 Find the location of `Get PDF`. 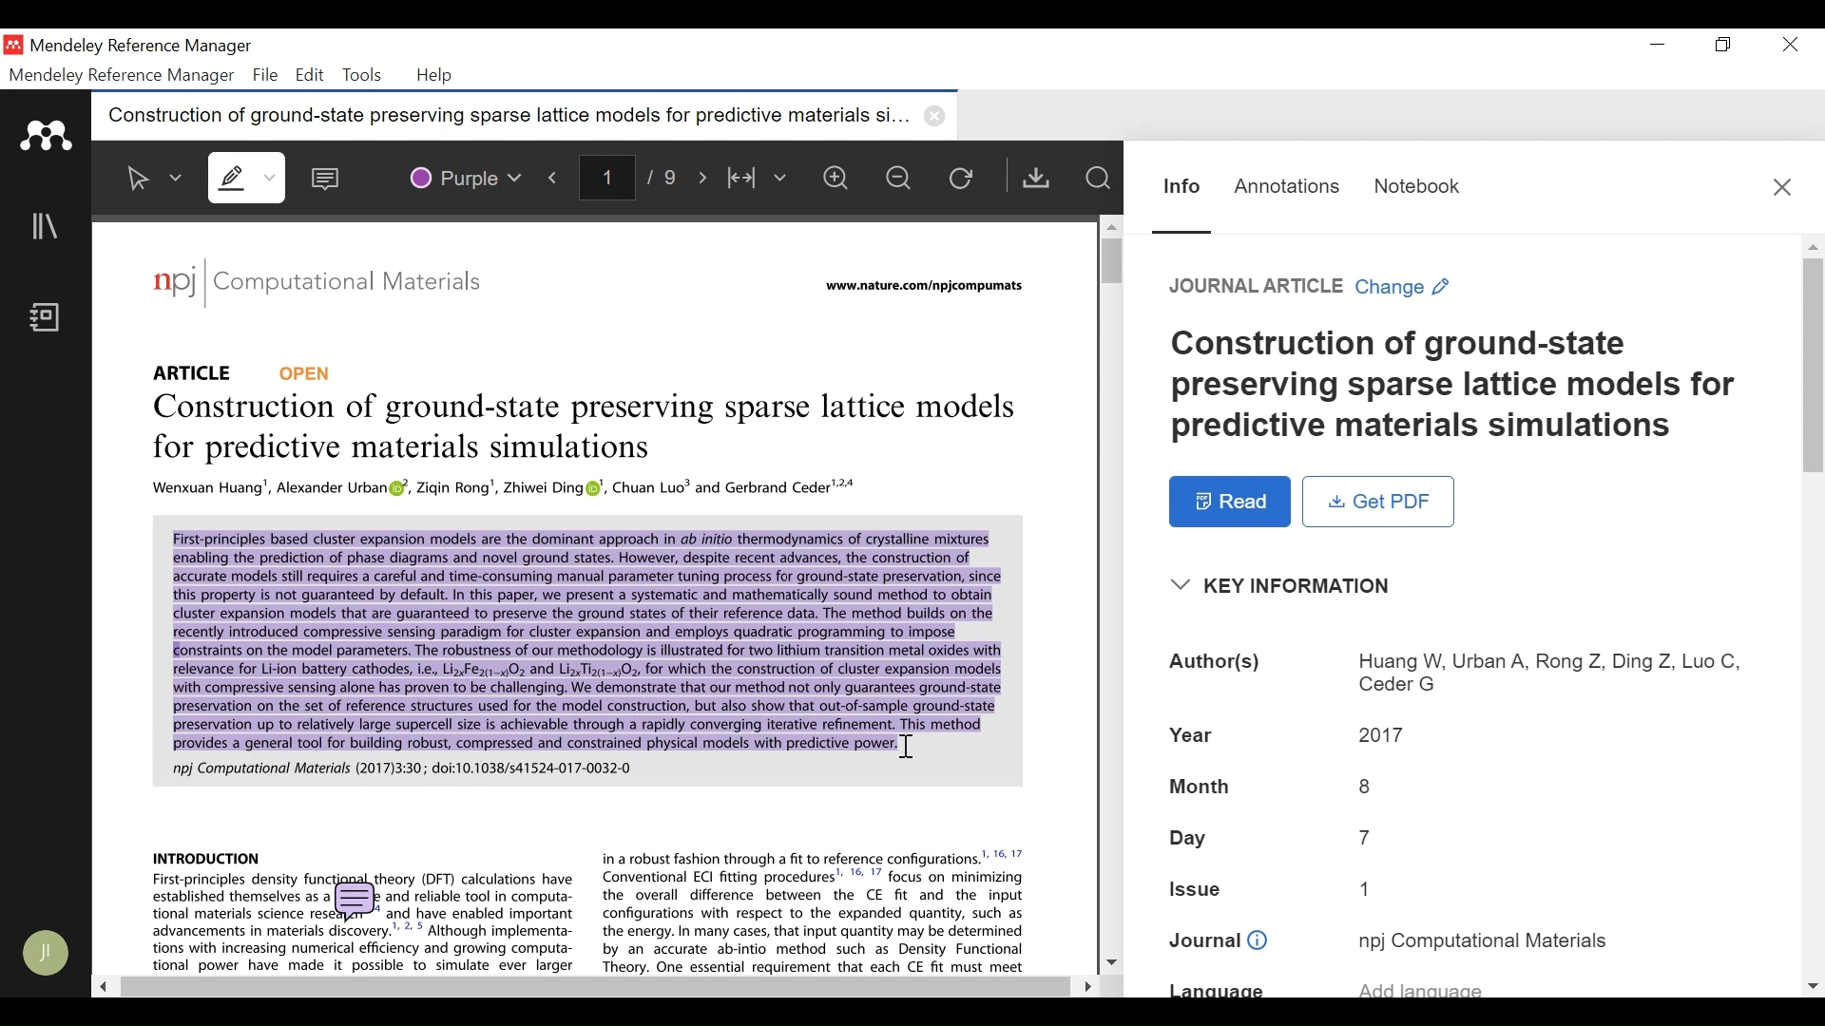

Get PDF is located at coordinates (1378, 501).